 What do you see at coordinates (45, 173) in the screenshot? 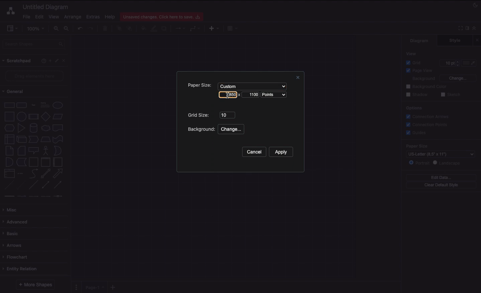
I see `Bidirectional arrow` at bounding box center [45, 173].